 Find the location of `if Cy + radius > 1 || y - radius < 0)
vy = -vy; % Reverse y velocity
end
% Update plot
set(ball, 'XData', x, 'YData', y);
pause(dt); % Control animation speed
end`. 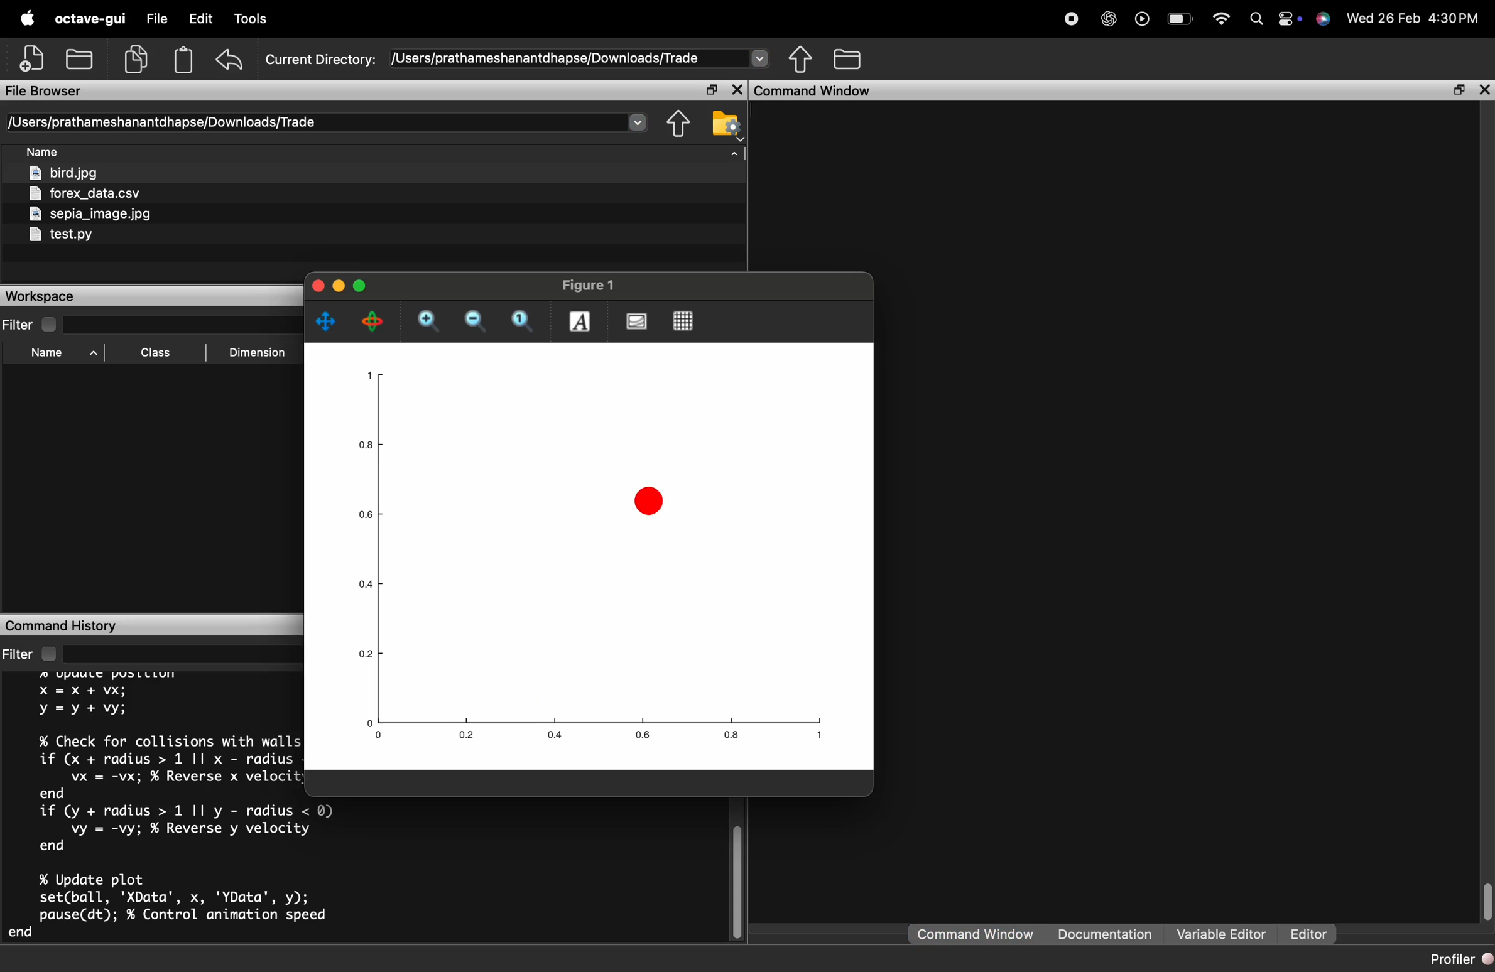

if Cy + radius > 1 || y - radius < 0)
vy = -vy; % Reverse y velocity
end
% Update plot
set(ball, 'XData', x, 'YData', y);
pause(dt); % Control animation speed
end is located at coordinates (167, 871).